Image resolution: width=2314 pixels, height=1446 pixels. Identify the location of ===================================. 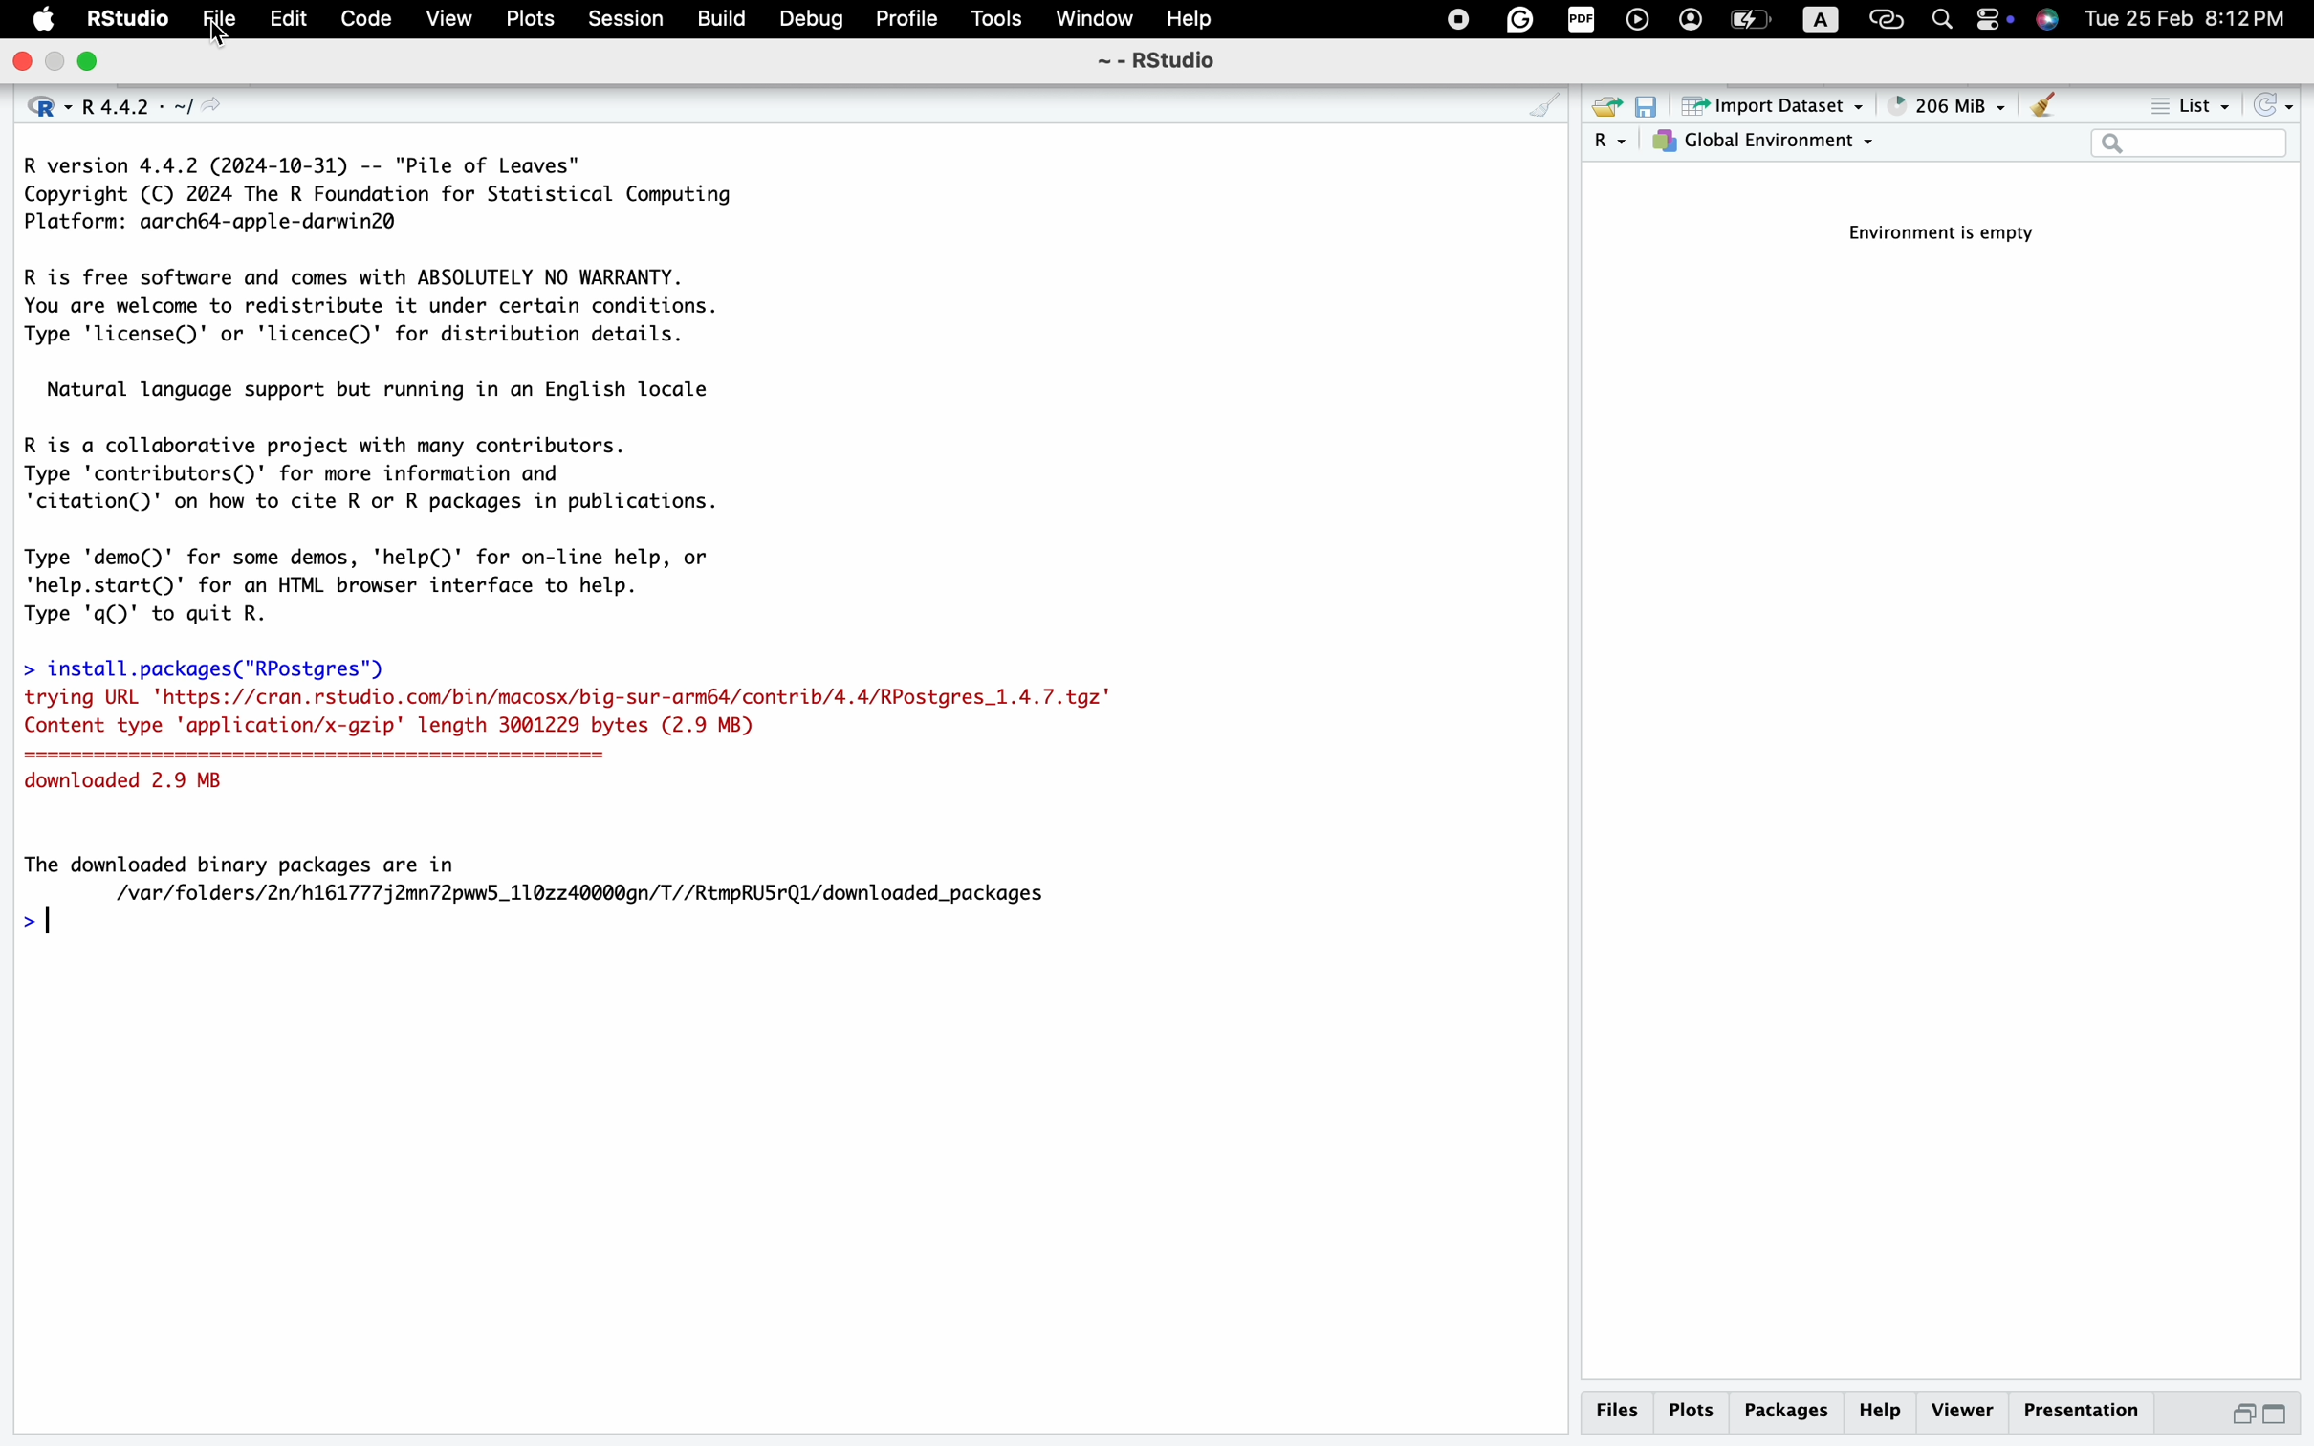
(332, 758).